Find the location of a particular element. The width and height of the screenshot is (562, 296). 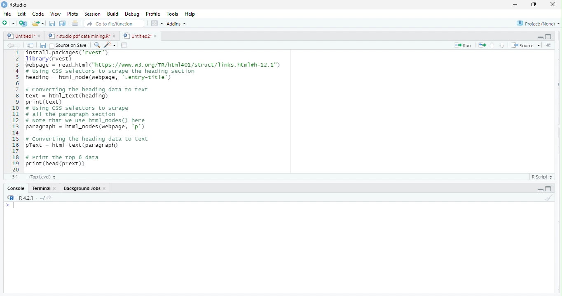

Console is located at coordinates (16, 189).